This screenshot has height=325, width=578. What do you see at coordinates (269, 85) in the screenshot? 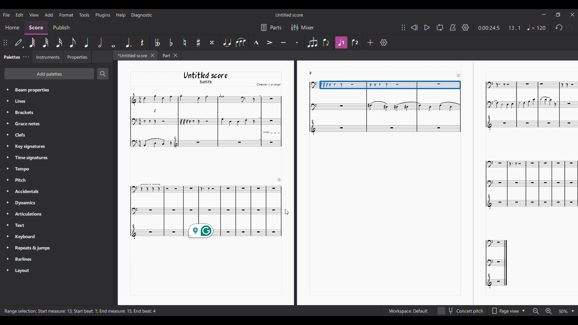
I see `Compone | arcanger` at bounding box center [269, 85].